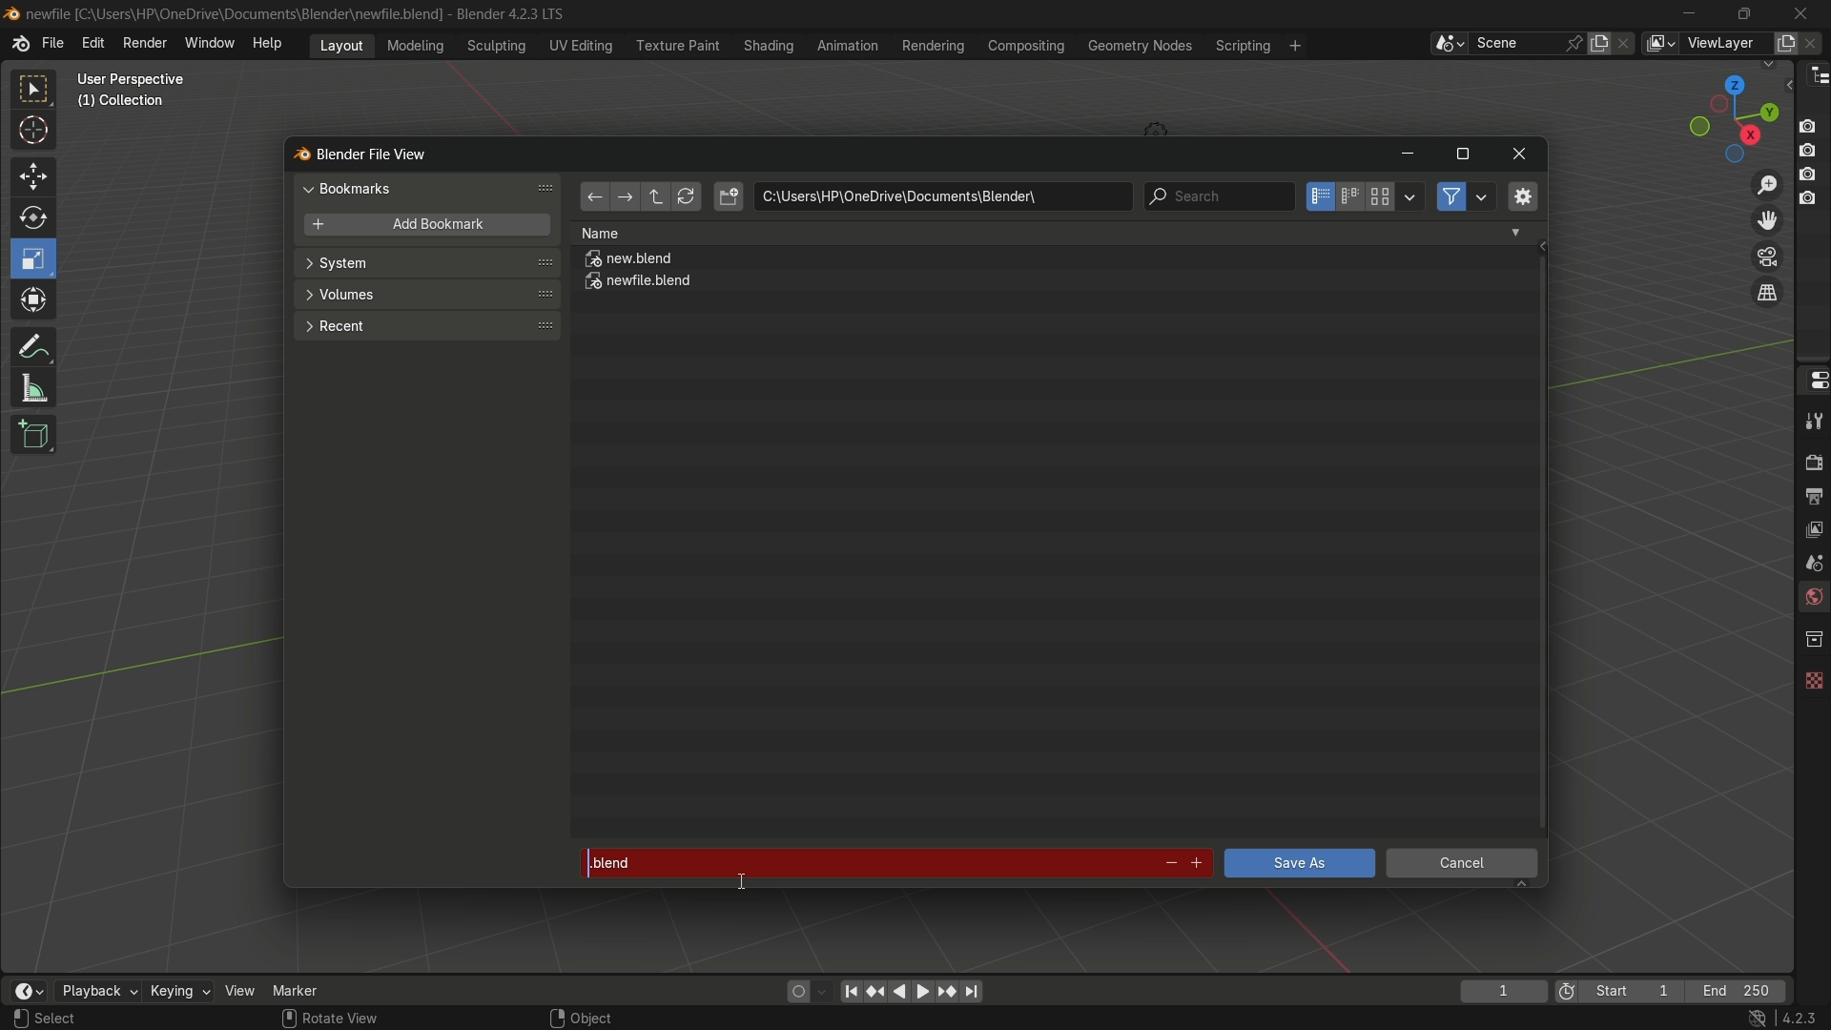 This screenshot has width=1831, height=1030. What do you see at coordinates (593, 198) in the screenshot?
I see `back` at bounding box center [593, 198].